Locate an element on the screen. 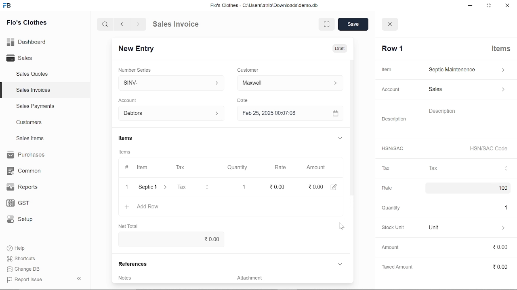 This screenshot has height=290, width=517. 1 is located at coordinates (502, 207).